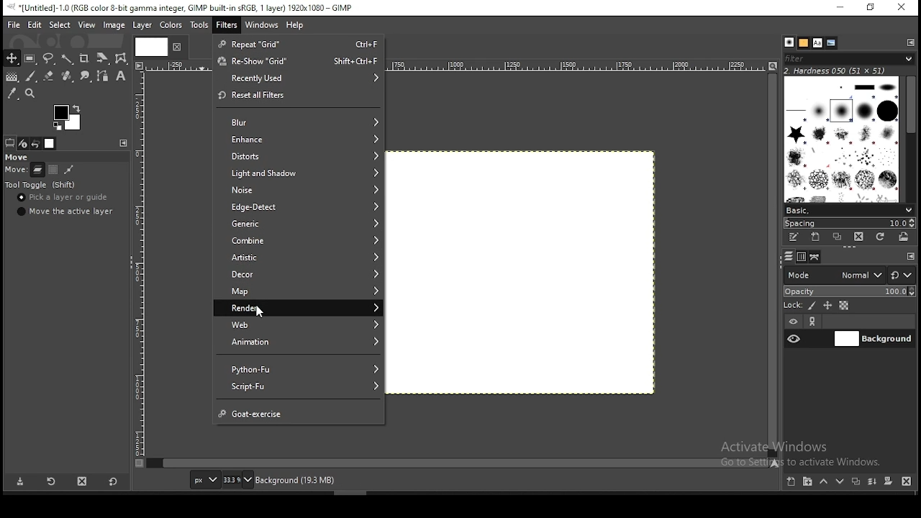 The height and width of the screenshot is (518, 921). I want to click on duplicate brush, so click(839, 237).